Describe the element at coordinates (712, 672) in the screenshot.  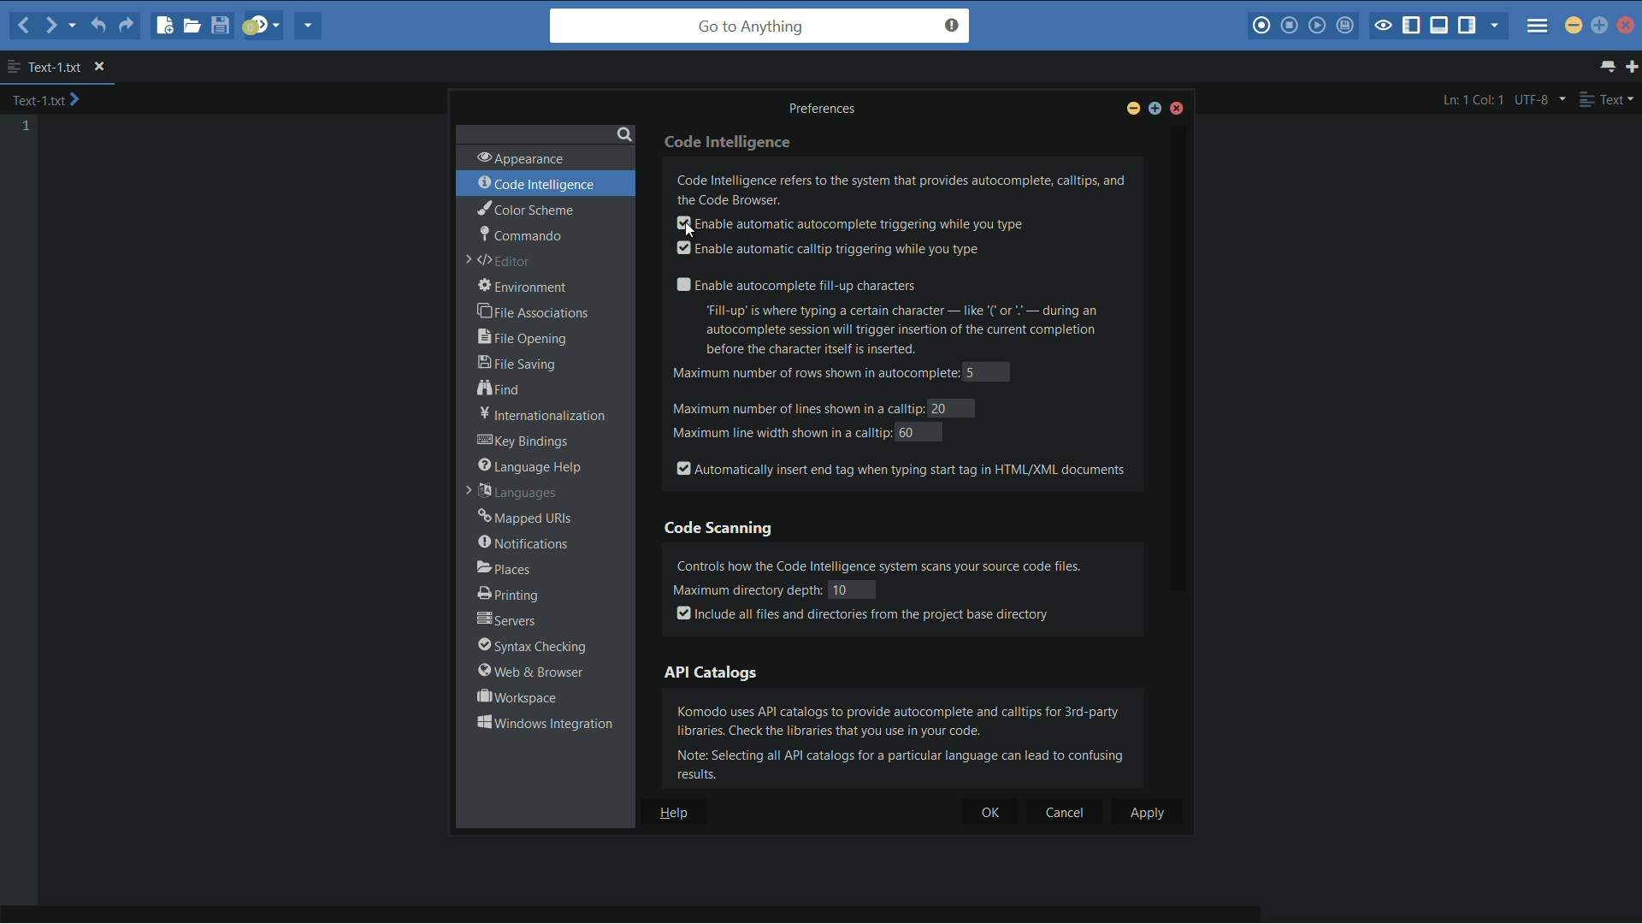
I see `api catalogs` at that location.